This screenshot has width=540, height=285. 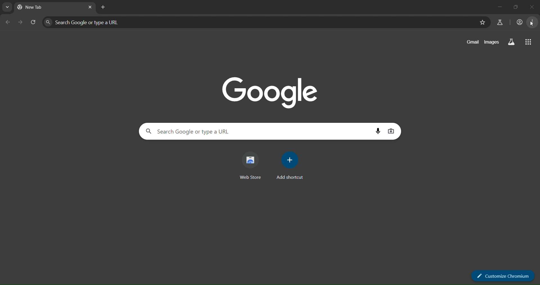 I want to click on account, so click(x=520, y=22).